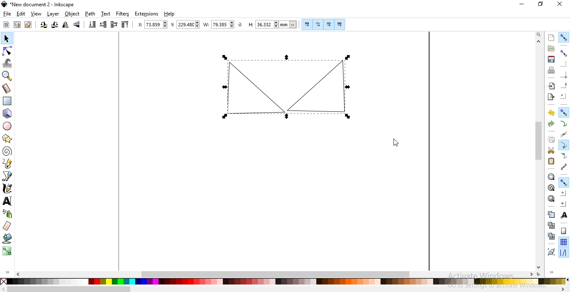 The image size is (570, 292). Describe the element at coordinates (184, 25) in the screenshot. I see `vertical coordinate of selection` at that location.